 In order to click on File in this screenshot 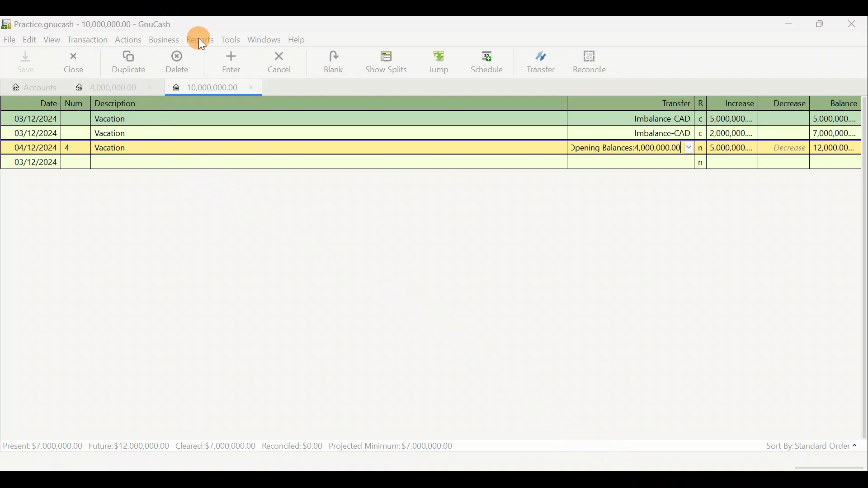, I will do `click(10, 40)`.